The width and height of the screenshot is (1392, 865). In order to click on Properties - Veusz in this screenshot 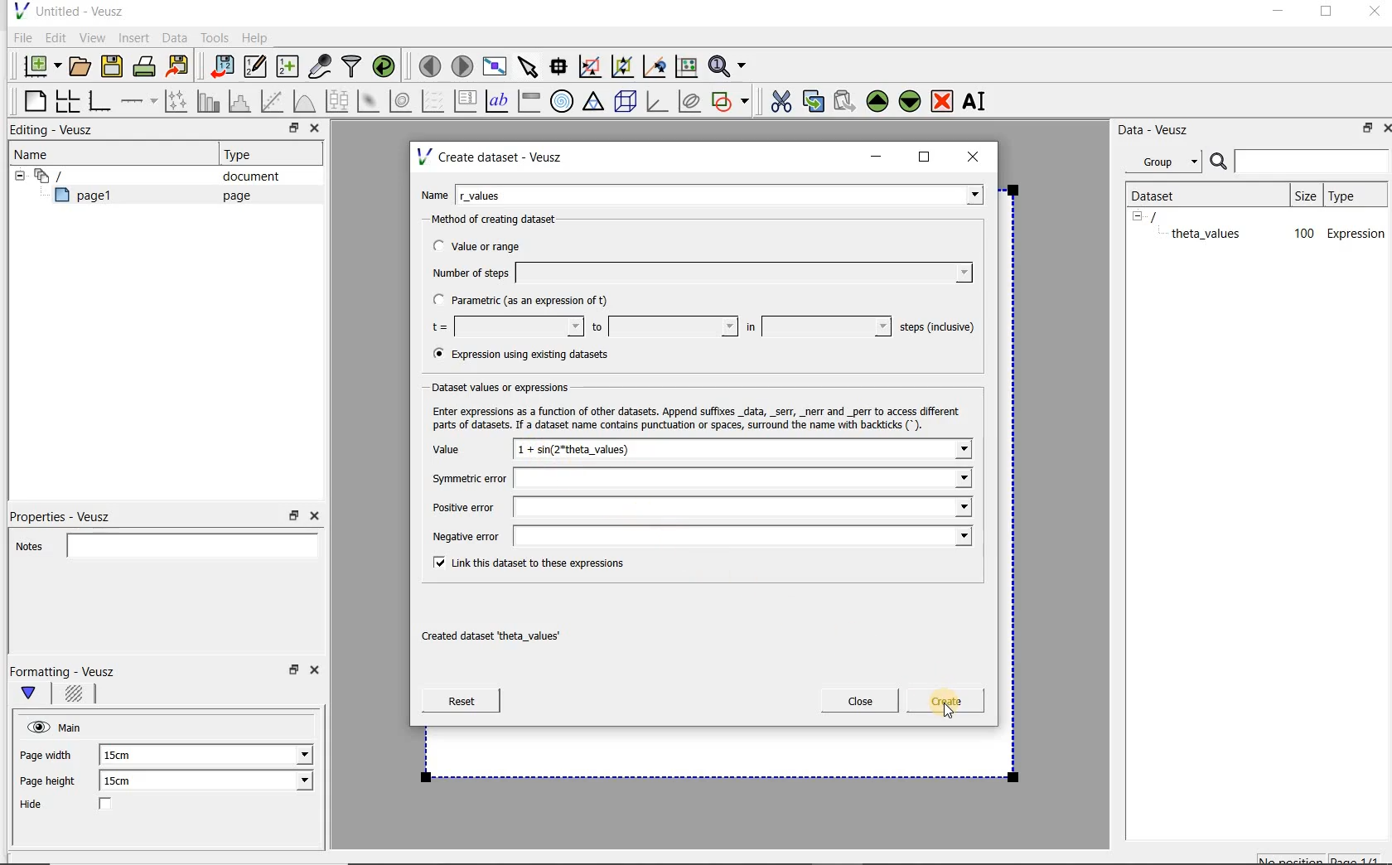, I will do `click(69, 514)`.